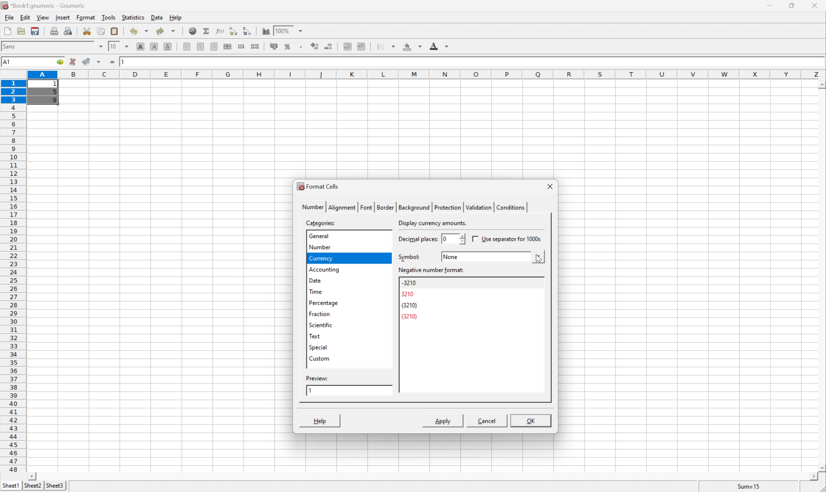 The height and width of the screenshot is (492, 826). What do you see at coordinates (342, 207) in the screenshot?
I see `alignment` at bounding box center [342, 207].